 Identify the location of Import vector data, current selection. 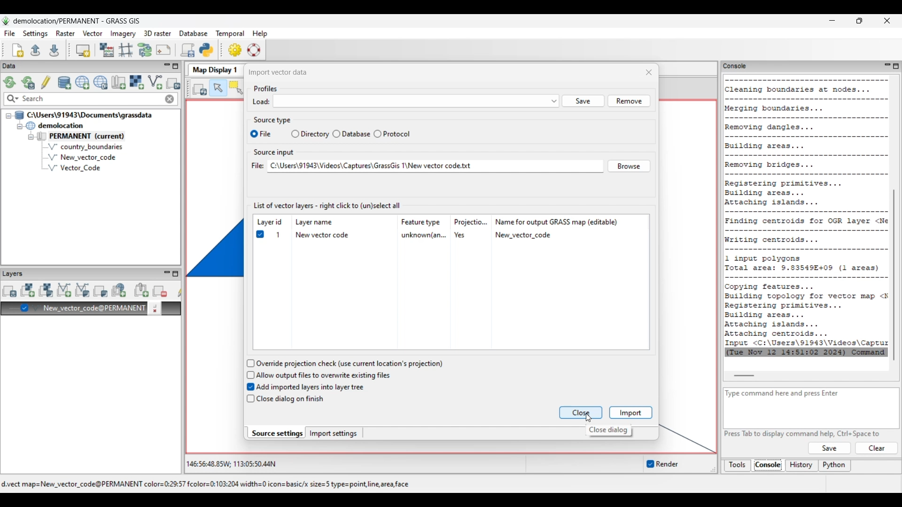
(155, 82).